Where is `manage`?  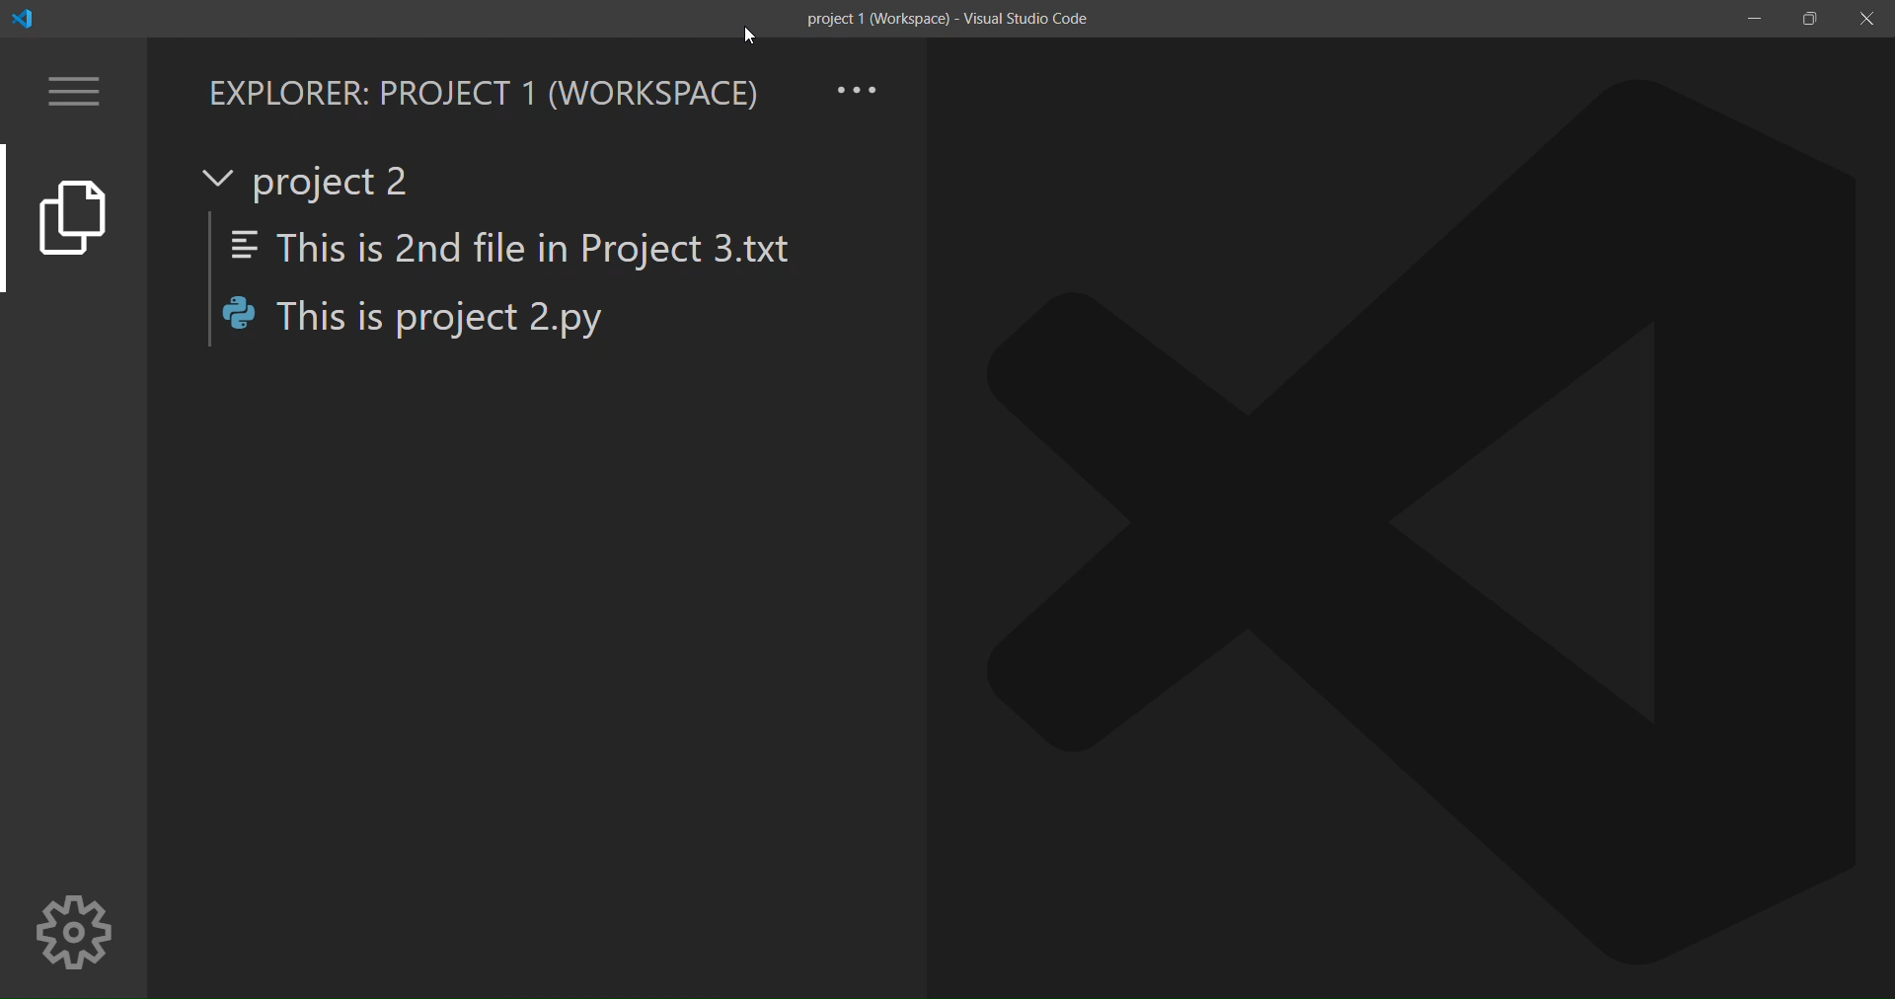
manage is located at coordinates (75, 928).